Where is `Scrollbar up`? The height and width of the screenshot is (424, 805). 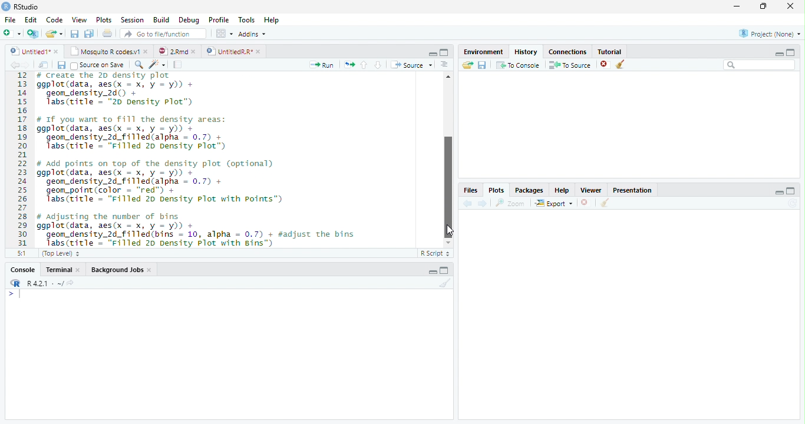 Scrollbar up is located at coordinates (447, 77).